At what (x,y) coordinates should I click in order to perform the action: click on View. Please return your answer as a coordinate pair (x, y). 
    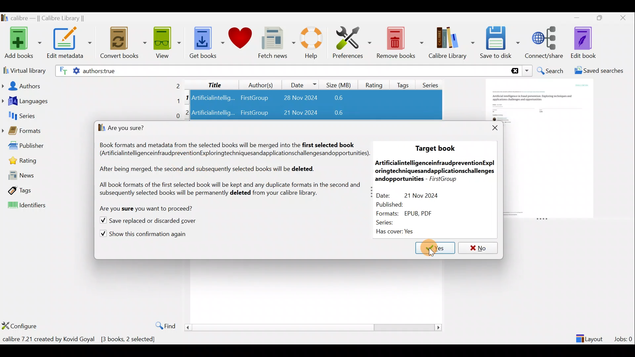
    Looking at the image, I should click on (166, 42).